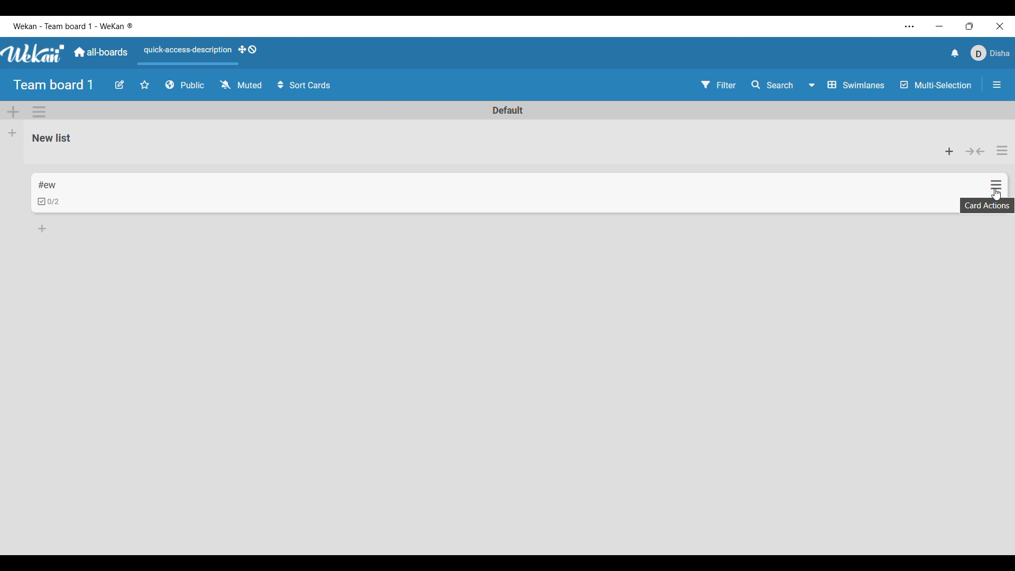  Describe the element at coordinates (14, 112) in the screenshot. I see `Add Swimlane` at that location.